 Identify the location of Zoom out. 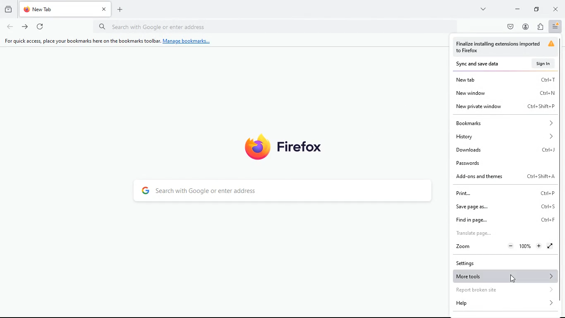
(510, 246).